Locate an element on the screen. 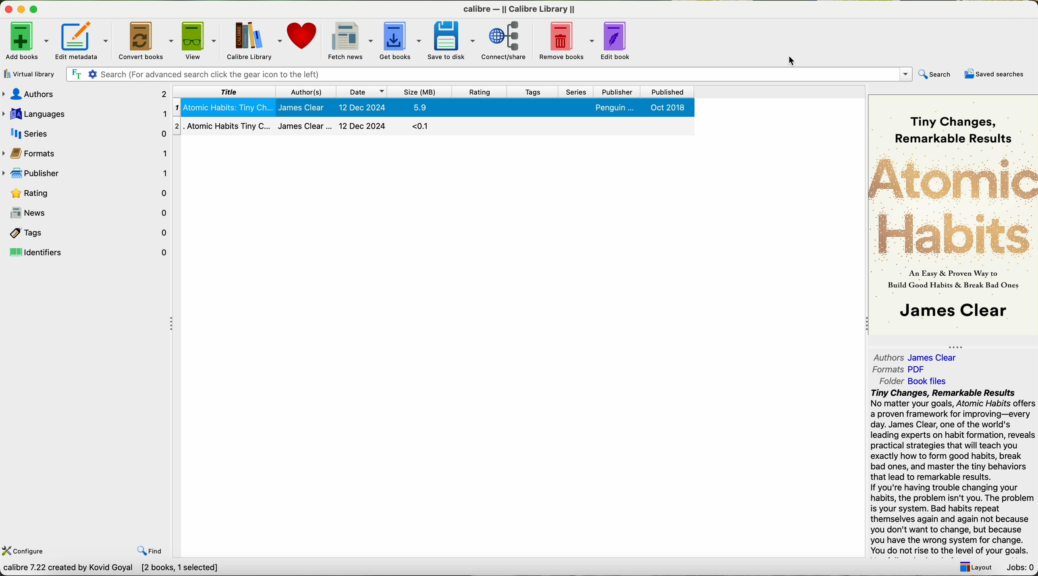 The width and height of the screenshot is (1038, 576). connect/share is located at coordinates (508, 41).